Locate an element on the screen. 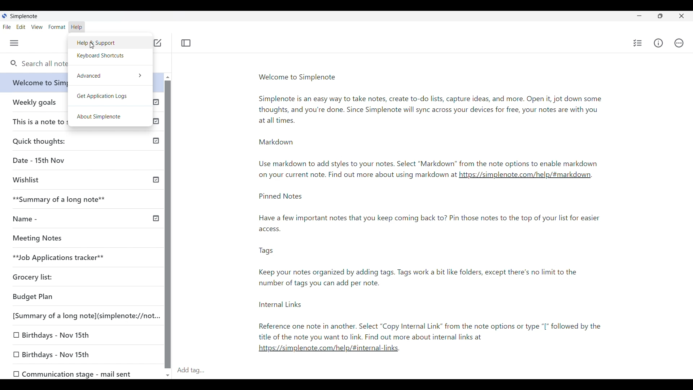  Click to add note is located at coordinates (158, 43).